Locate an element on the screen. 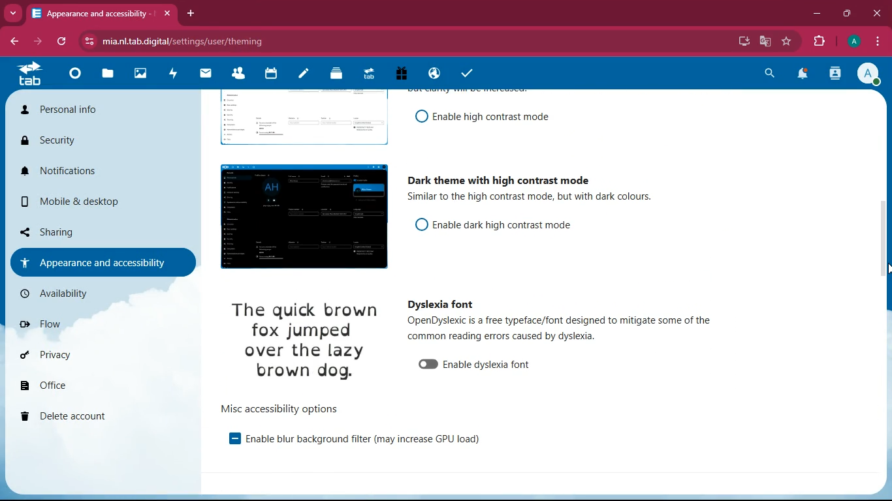 Image resolution: width=892 pixels, height=501 pixels. images is located at coordinates (143, 72).